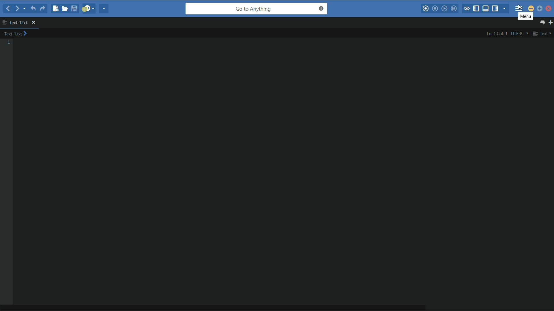 The height and width of the screenshot is (311, 554). I want to click on minimize, so click(531, 8).